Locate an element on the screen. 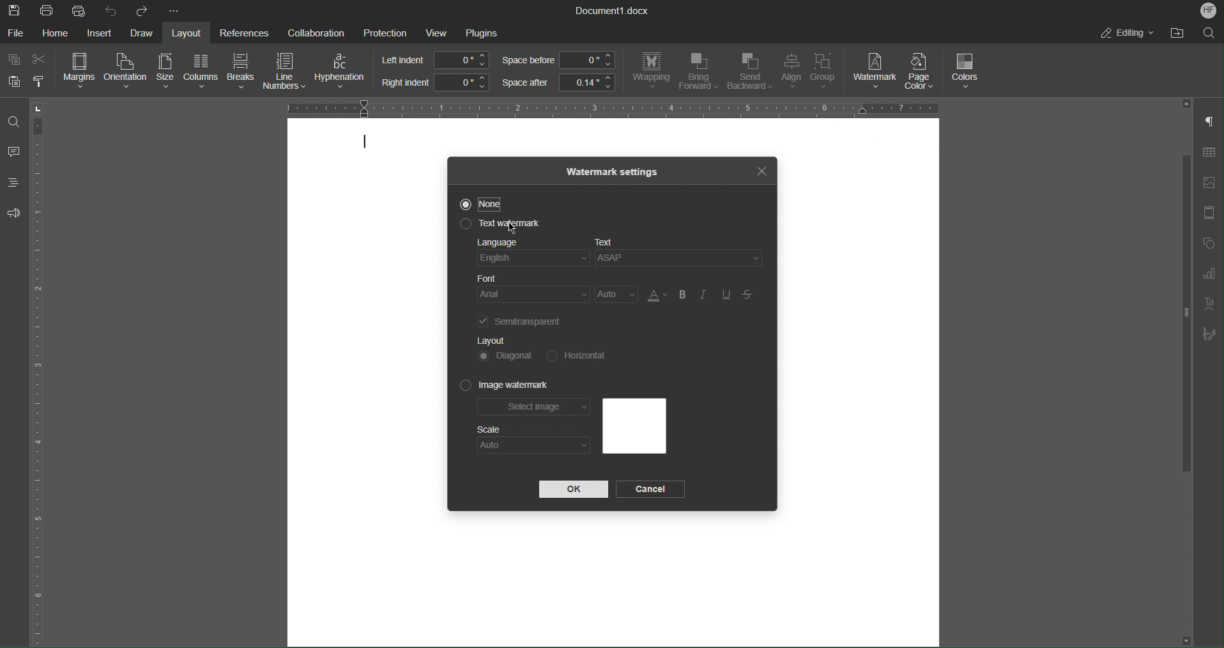  Send Backward is located at coordinates (749, 72).